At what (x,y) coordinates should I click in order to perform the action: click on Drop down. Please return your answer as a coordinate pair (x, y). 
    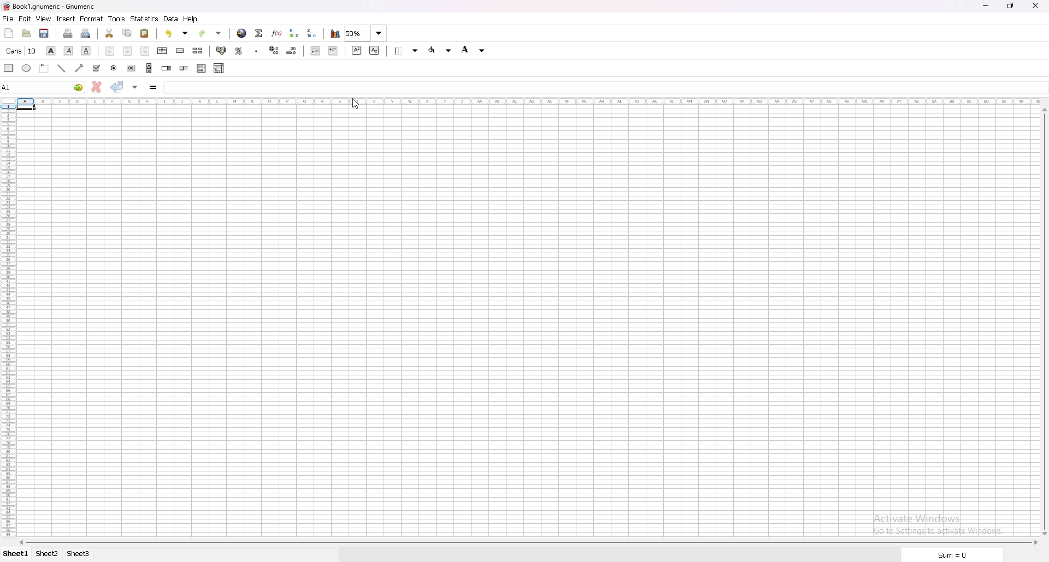
    Looking at the image, I should click on (379, 33).